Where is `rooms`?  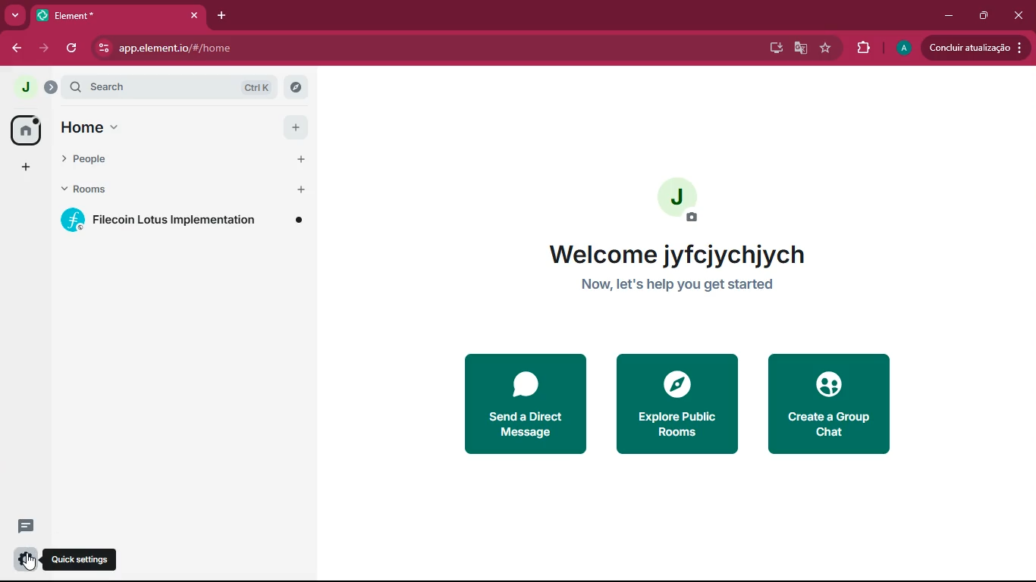
rooms is located at coordinates (182, 191).